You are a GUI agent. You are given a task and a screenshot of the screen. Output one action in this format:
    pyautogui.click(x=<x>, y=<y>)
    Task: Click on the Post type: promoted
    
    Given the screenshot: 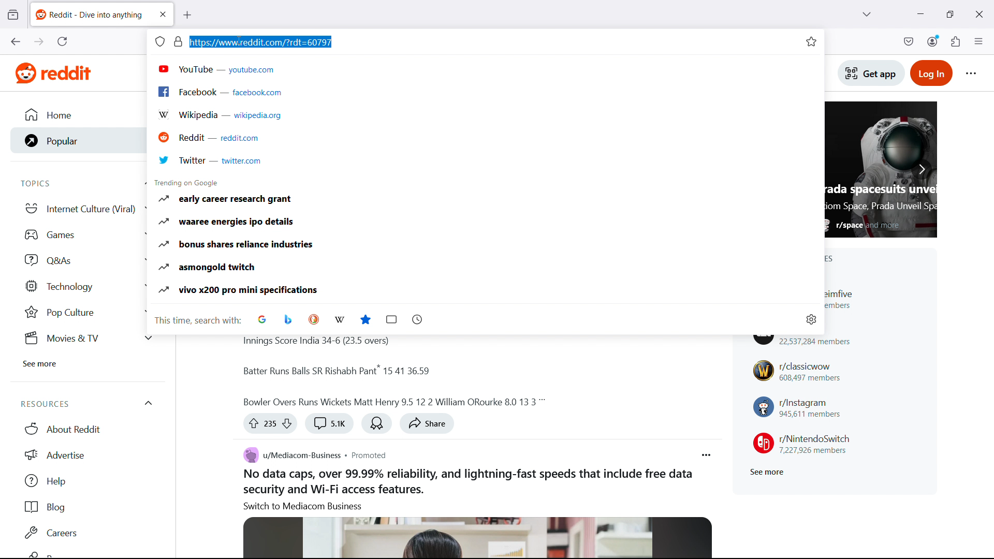 What is the action you would take?
    pyautogui.click(x=369, y=454)
    